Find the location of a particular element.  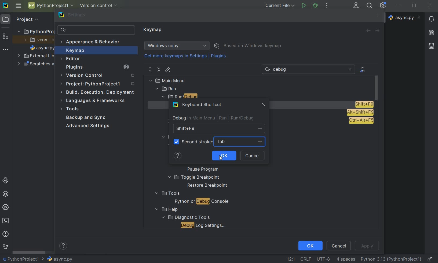

expand all is located at coordinates (150, 70).